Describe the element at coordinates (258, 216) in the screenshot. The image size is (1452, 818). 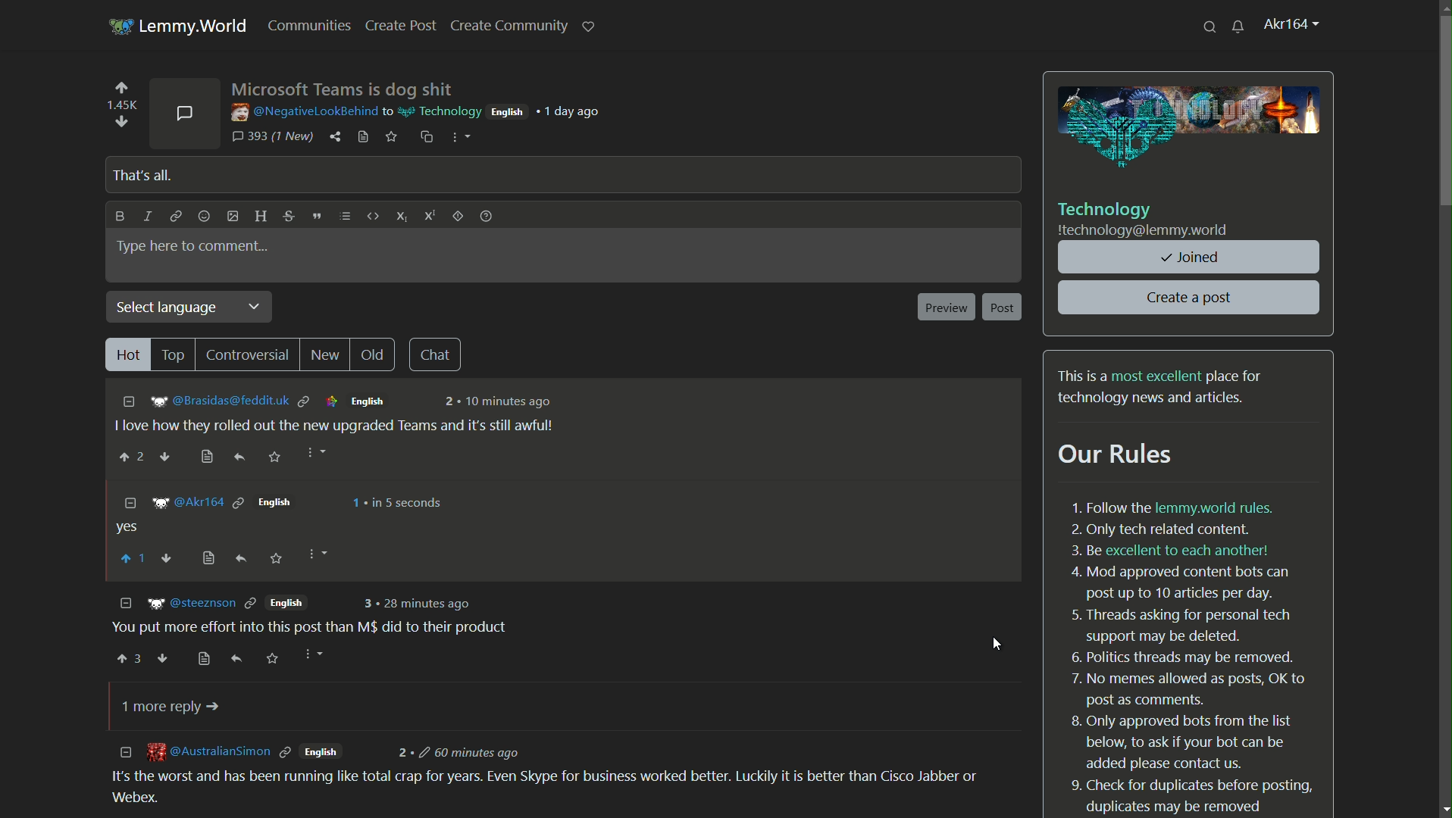
I see `header` at that location.